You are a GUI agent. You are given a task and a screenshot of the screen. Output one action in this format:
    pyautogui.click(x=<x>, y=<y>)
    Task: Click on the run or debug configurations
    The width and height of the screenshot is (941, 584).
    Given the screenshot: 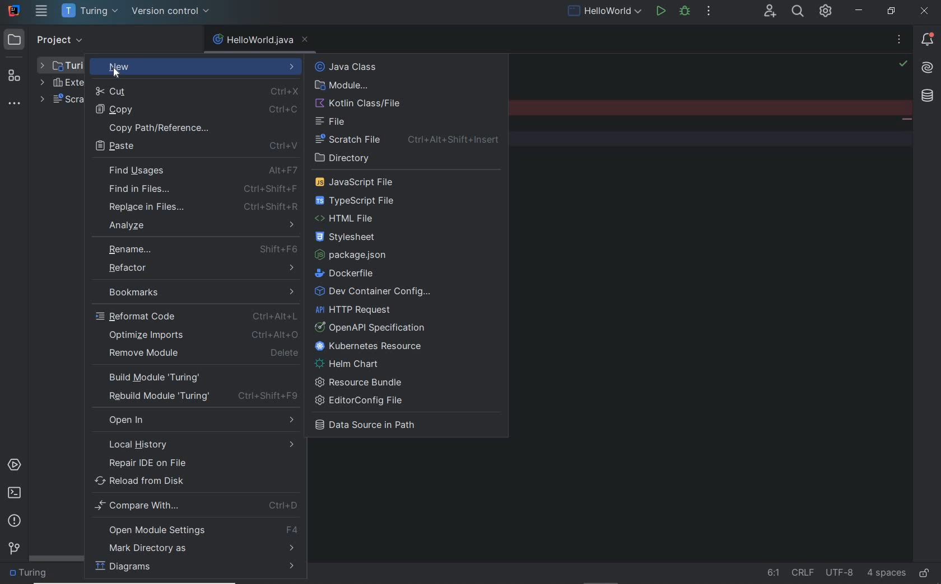 What is the action you would take?
    pyautogui.click(x=606, y=12)
    